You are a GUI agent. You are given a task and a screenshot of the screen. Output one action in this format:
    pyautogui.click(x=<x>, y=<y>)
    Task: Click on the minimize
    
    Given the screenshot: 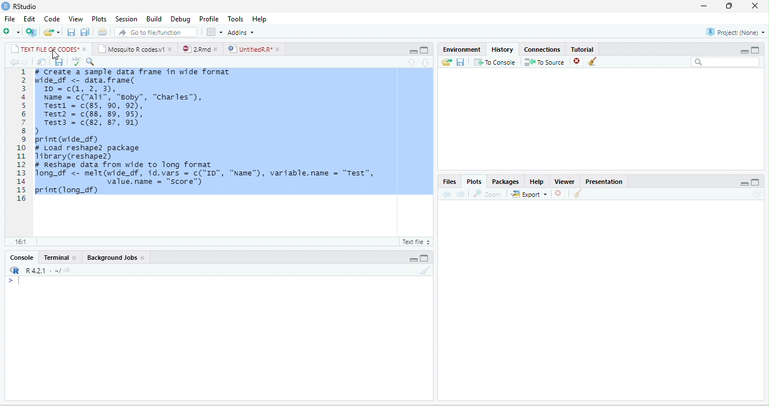 What is the action you would take?
    pyautogui.click(x=413, y=259)
    